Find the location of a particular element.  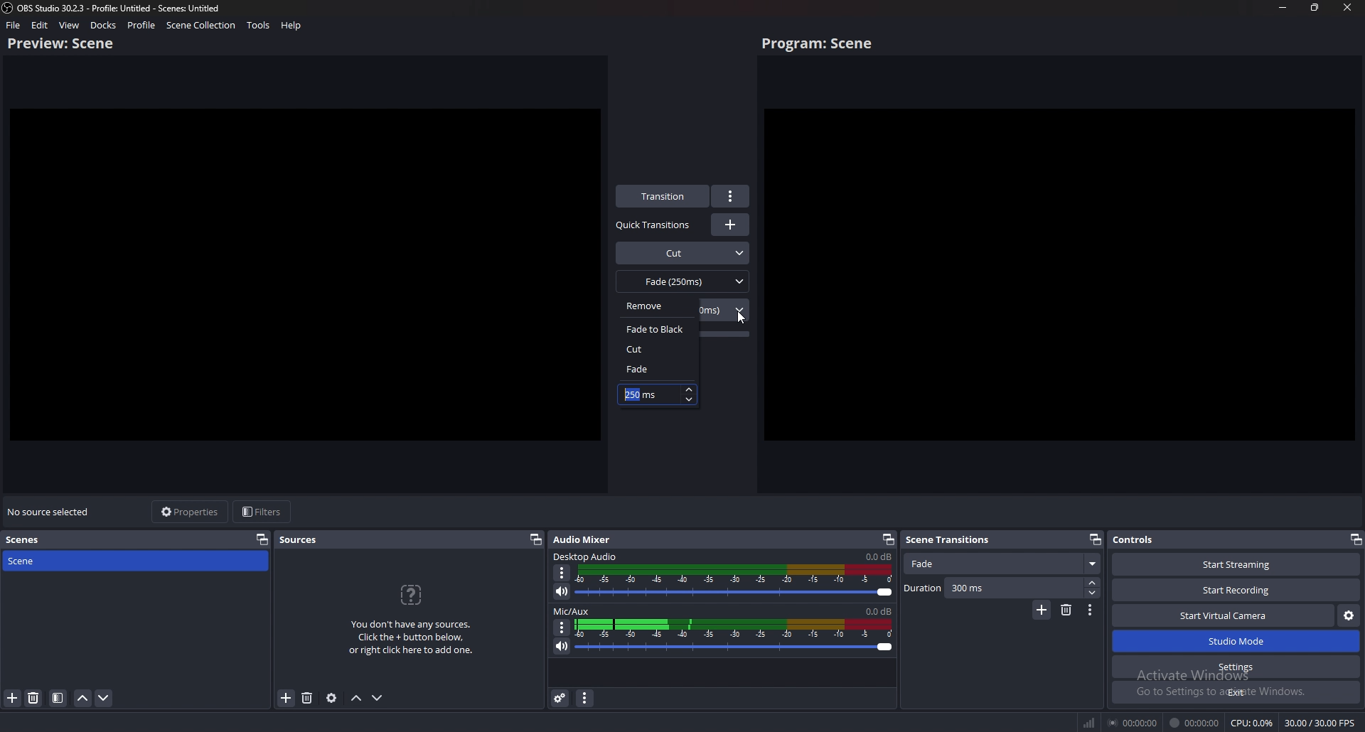

mic/aux sound is located at coordinates (877, 610).